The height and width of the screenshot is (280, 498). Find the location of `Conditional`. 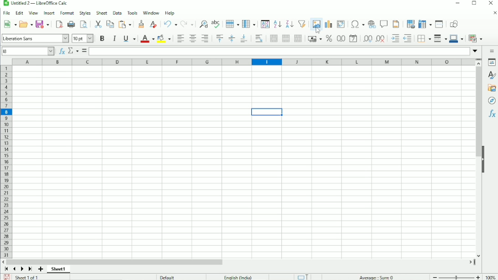

Conditional is located at coordinates (475, 38).